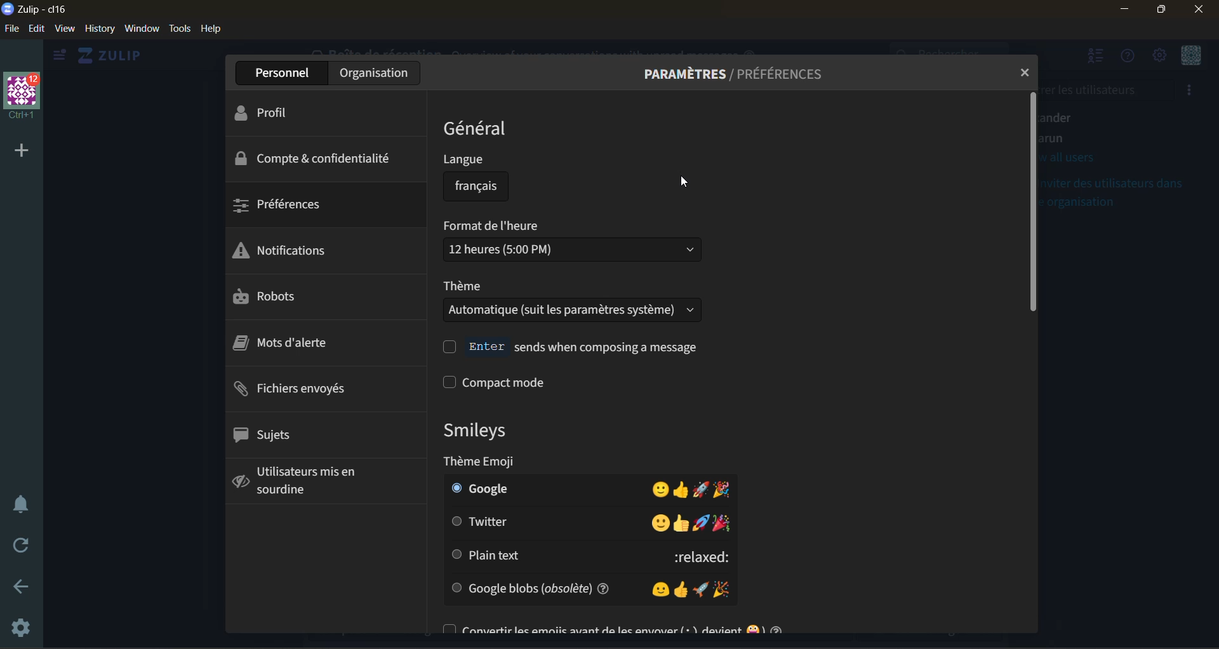 The image size is (1219, 649). Describe the element at coordinates (59, 55) in the screenshot. I see `show left side bar` at that location.